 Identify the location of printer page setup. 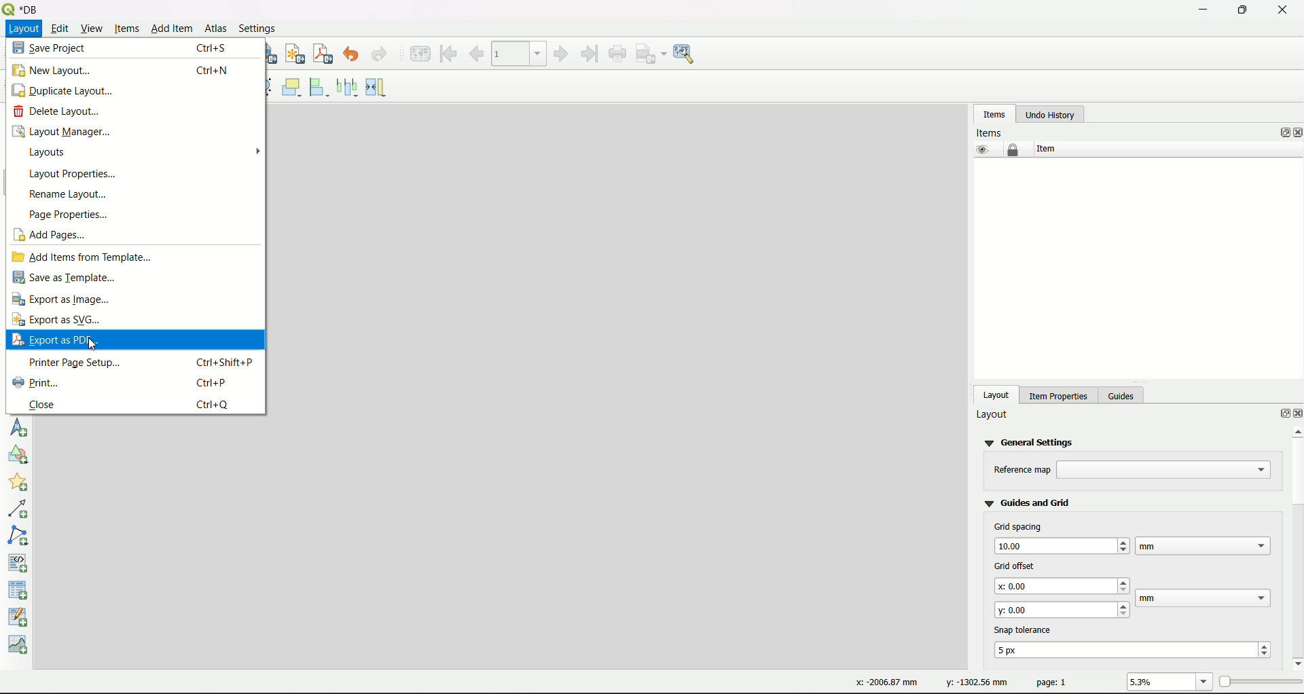
(75, 363).